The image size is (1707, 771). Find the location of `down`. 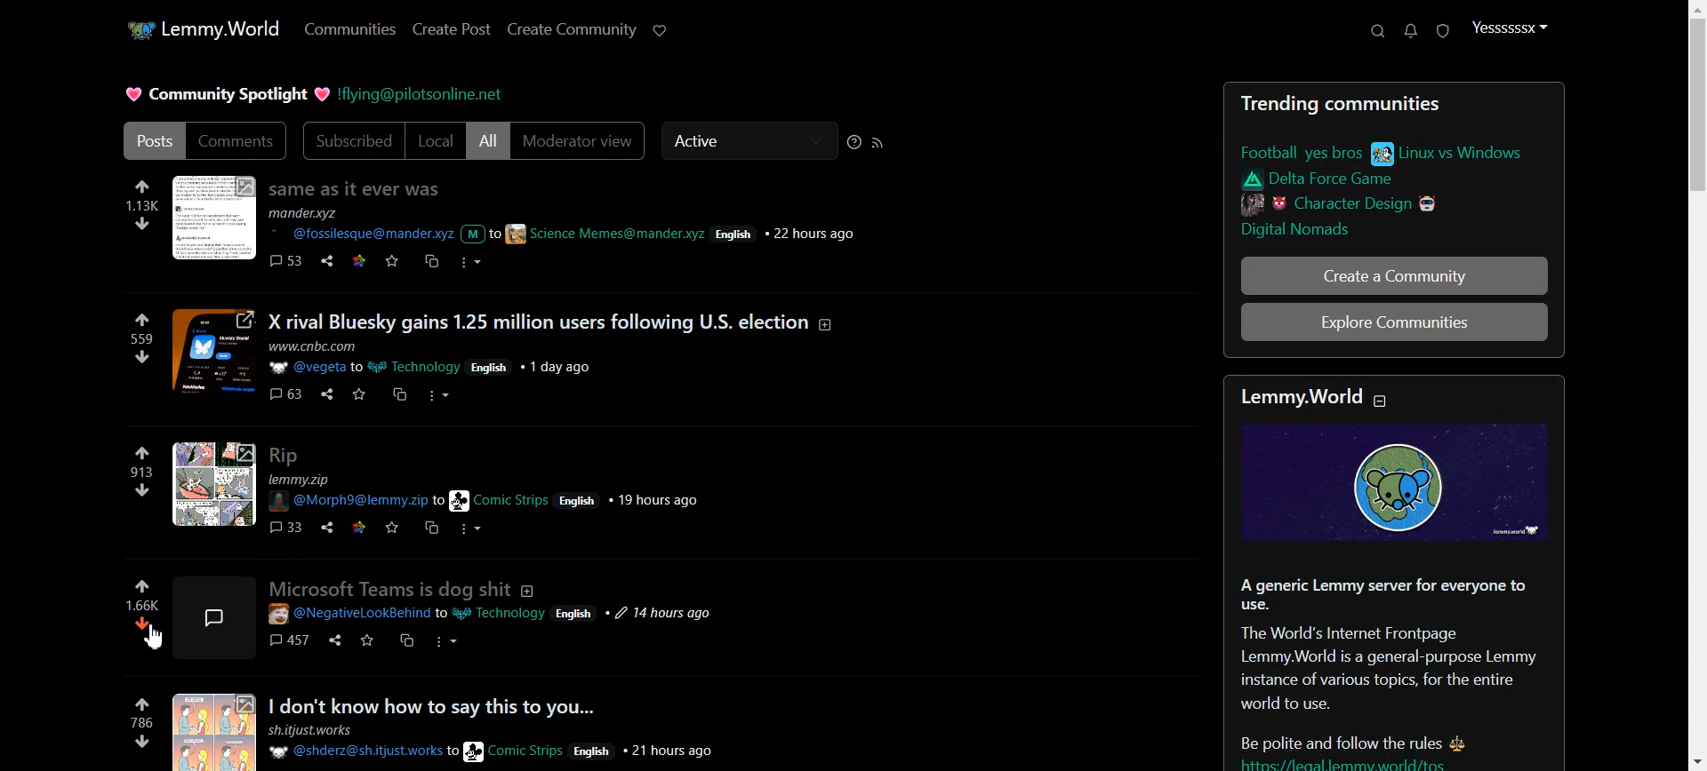

down is located at coordinates (141, 222).